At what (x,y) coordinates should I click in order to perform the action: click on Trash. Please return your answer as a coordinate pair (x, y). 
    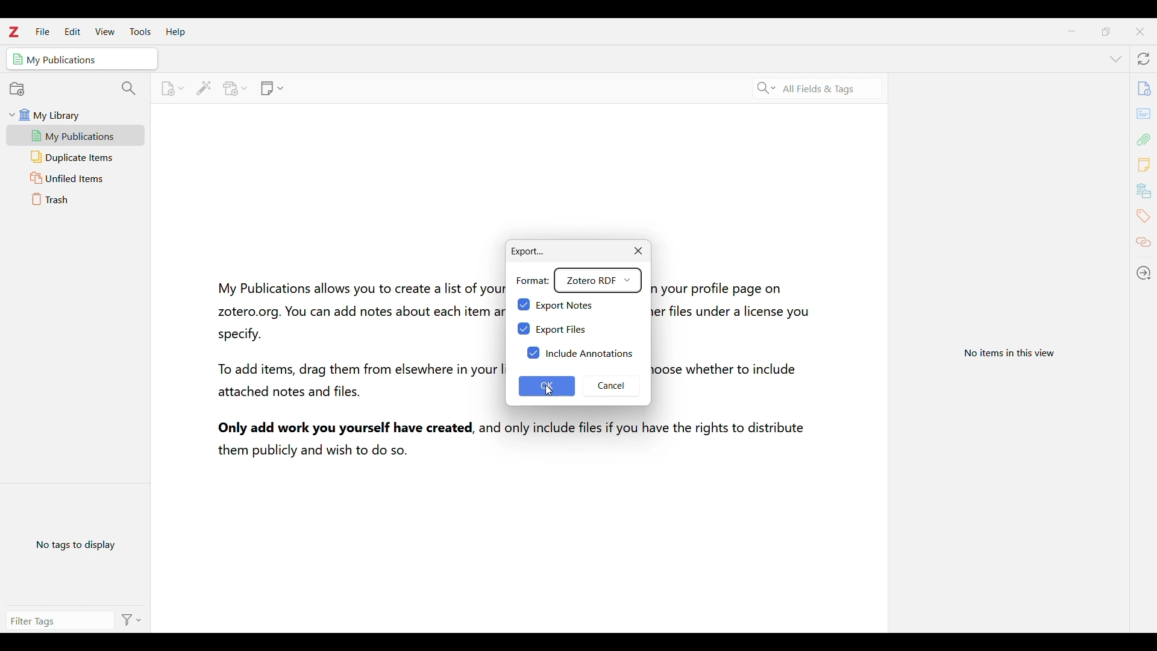
    Looking at the image, I should click on (76, 199).